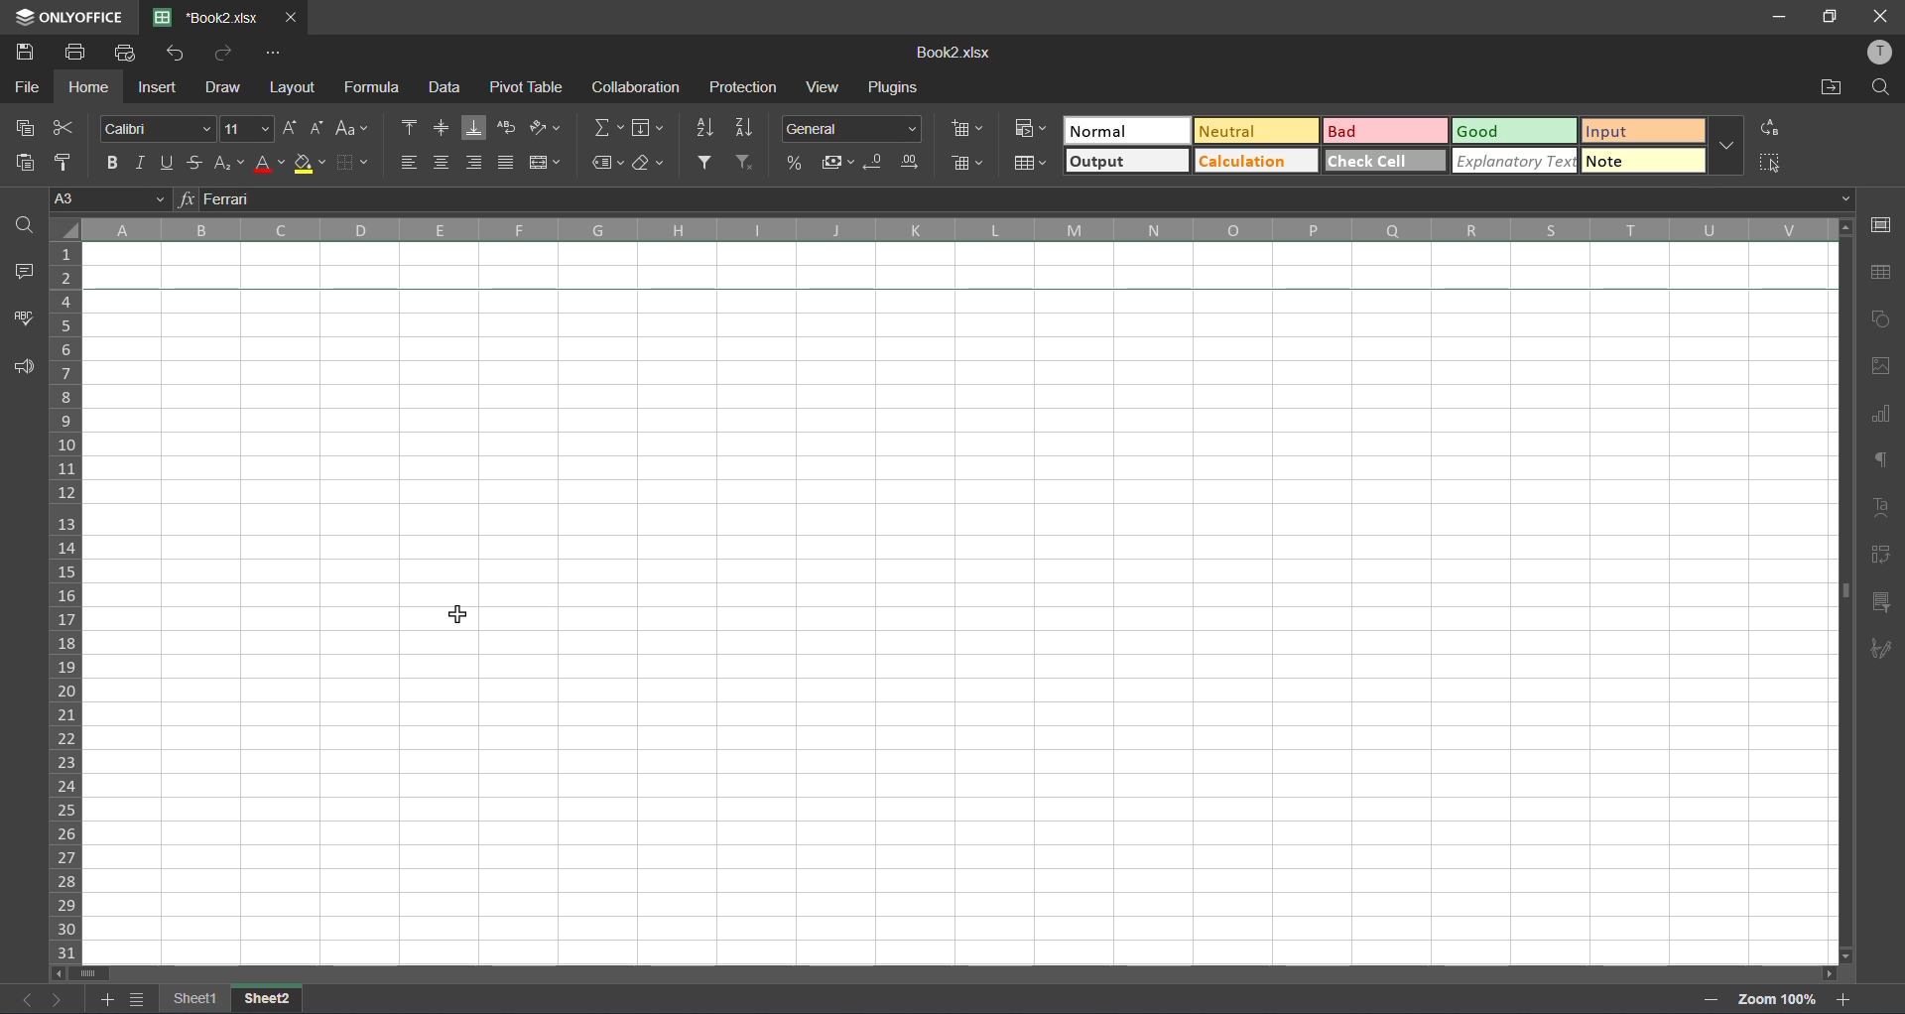  What do you see at coordinates (1782, 18) in the screenshot?
I see `minimize` at bounding box center [1782, 18].